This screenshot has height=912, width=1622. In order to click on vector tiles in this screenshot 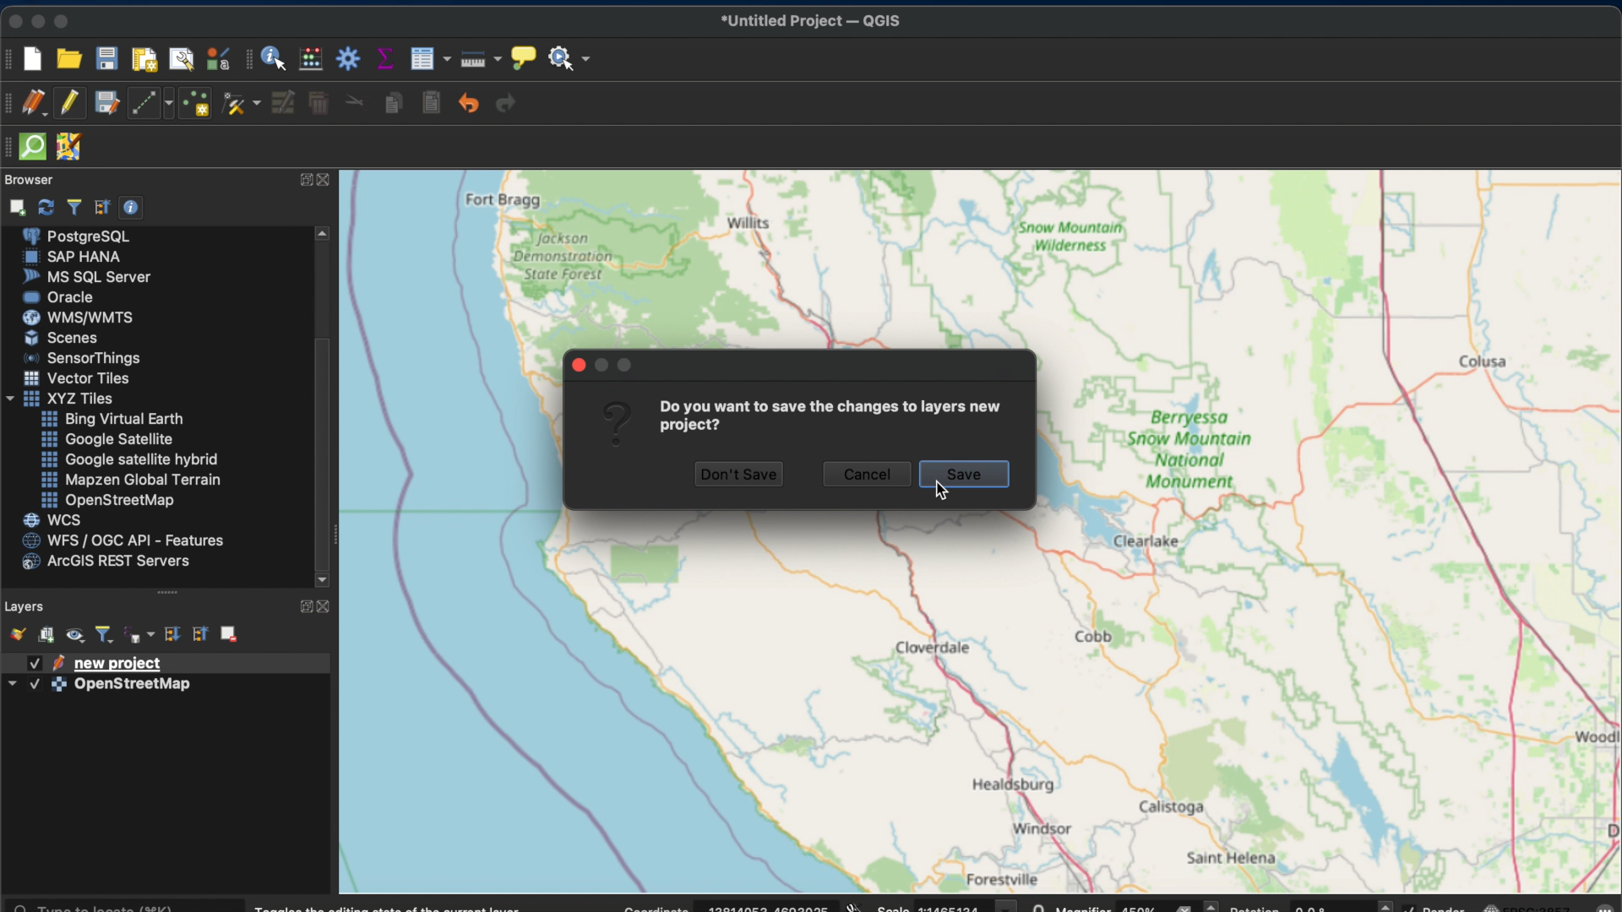, I will do `click(78, 378)`.